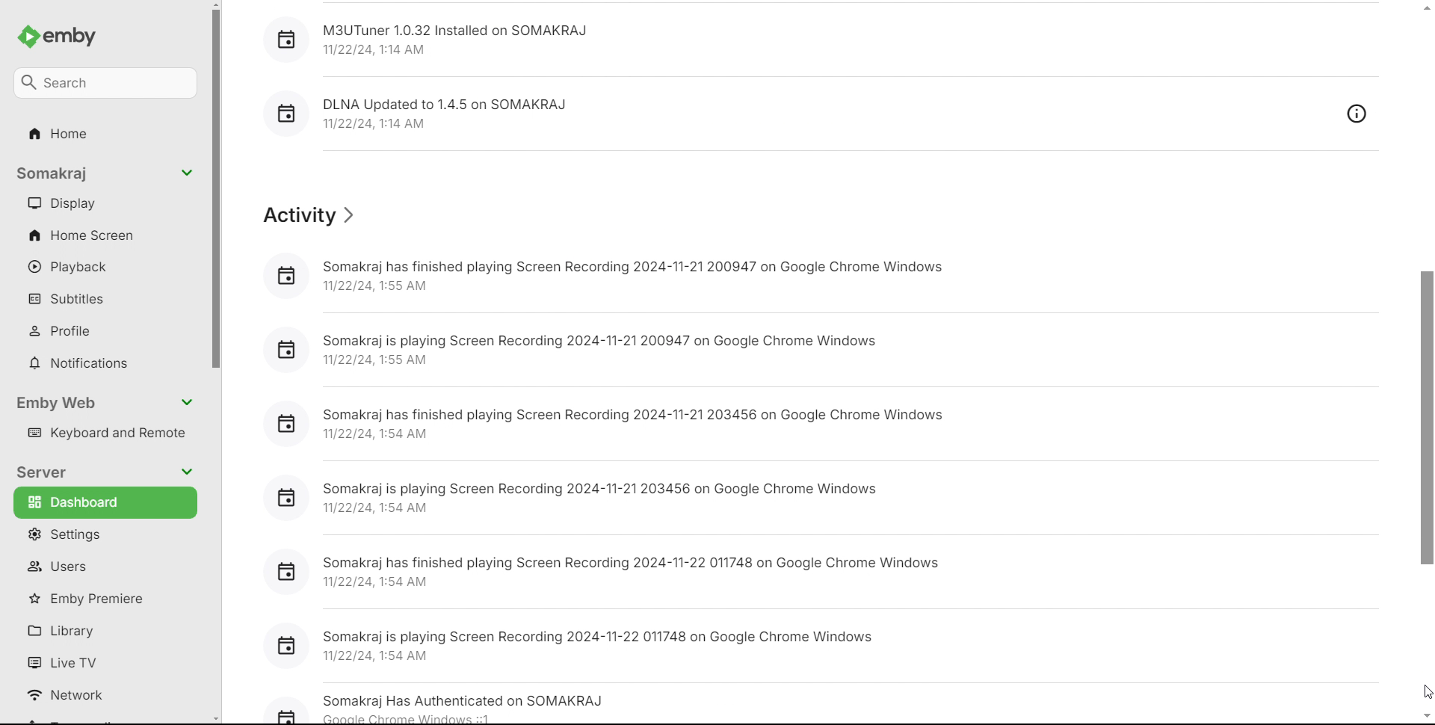  What do you see at coordinates (429, 112) in the screenshot?
I see `8 DLNA Updated to 1.4.5 on SOMAKRAJ
11/22/24,1:14 AM` at bounding box center [429, 112].